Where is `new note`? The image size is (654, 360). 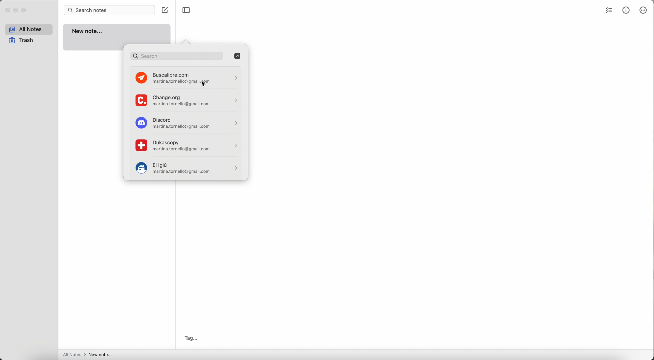
new note is located at coordinates (118, 33).